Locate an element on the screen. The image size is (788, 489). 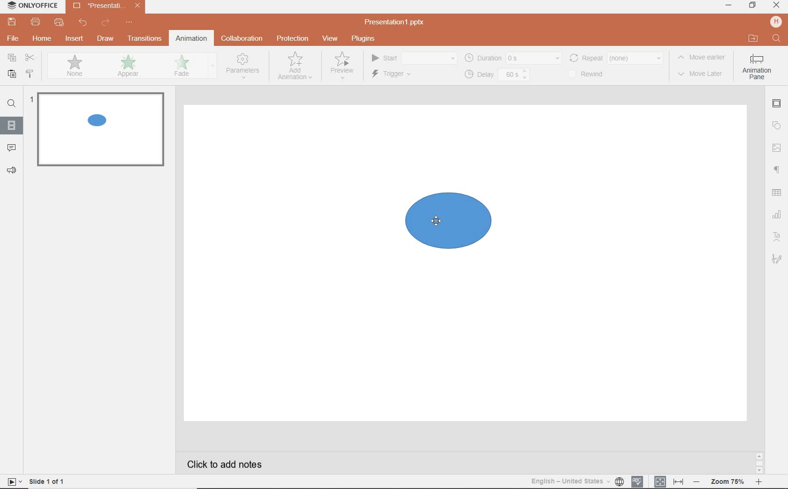
move earlier is located at coordinates (704, 59).